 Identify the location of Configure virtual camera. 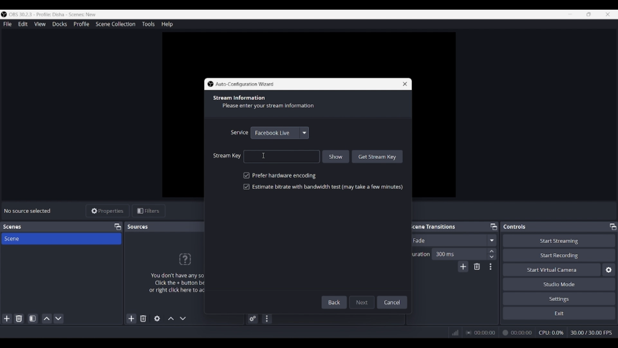
(609, 270).